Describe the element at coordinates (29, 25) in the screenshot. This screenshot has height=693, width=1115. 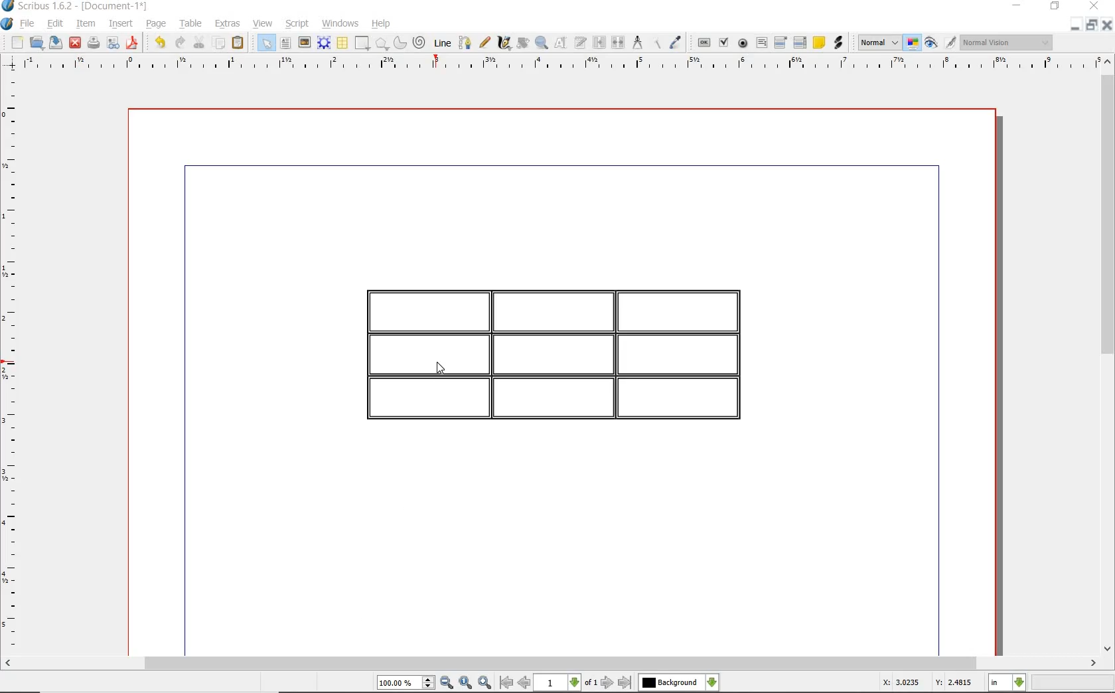
I see `file` at that location.